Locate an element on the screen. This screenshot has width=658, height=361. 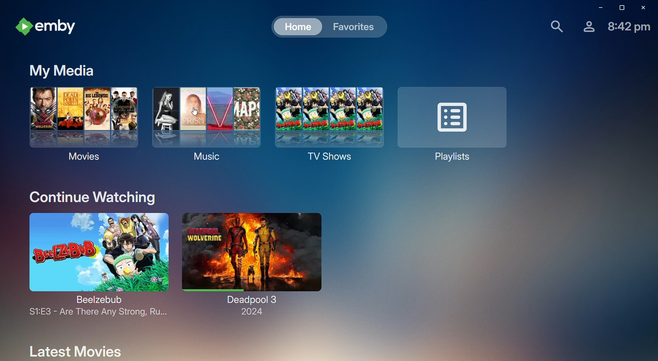
Close is located at coordinates (642, 8).